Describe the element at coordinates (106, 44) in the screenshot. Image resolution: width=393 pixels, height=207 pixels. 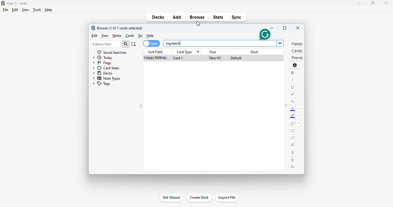
I see `sidebar filter` at that location.